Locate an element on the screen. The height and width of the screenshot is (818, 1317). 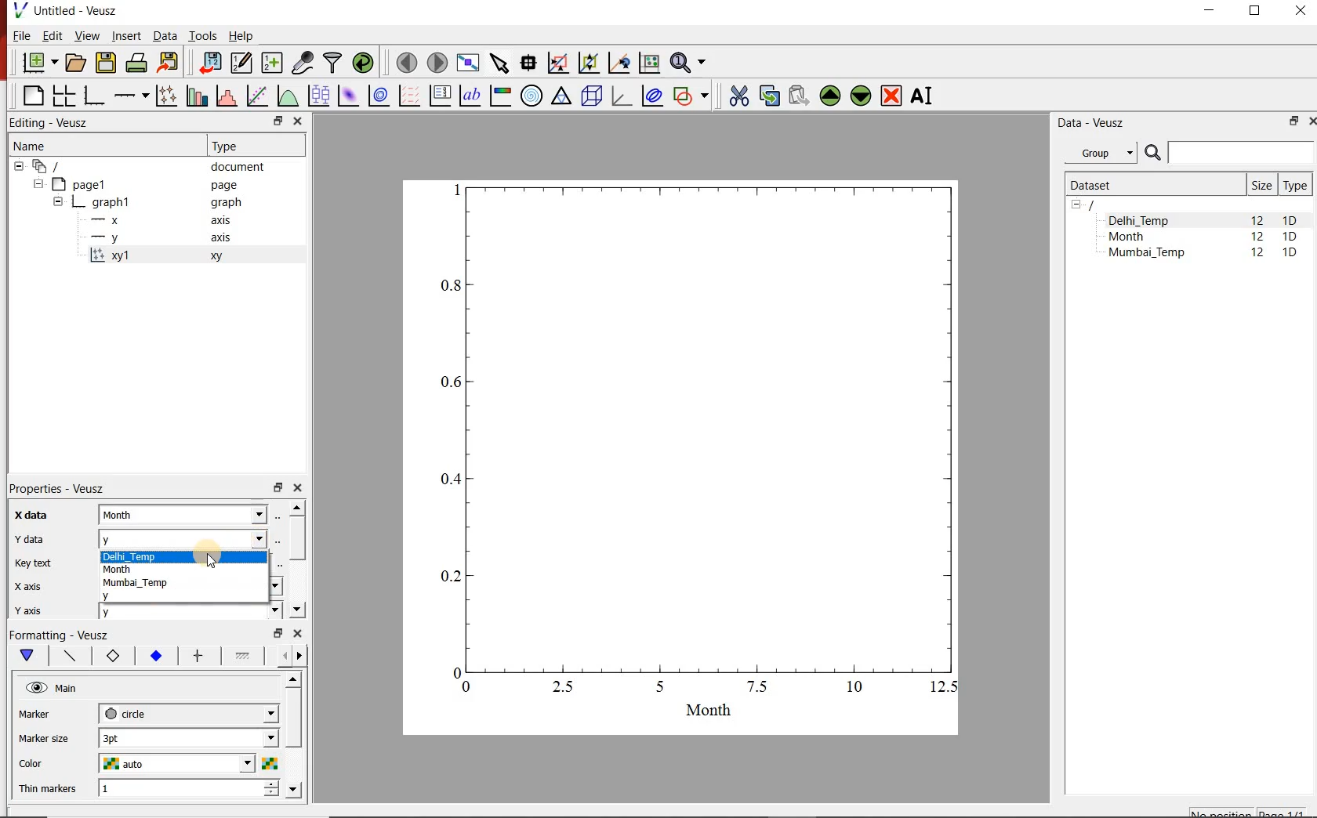
Minor ticks is located at coordinates (244, 656).